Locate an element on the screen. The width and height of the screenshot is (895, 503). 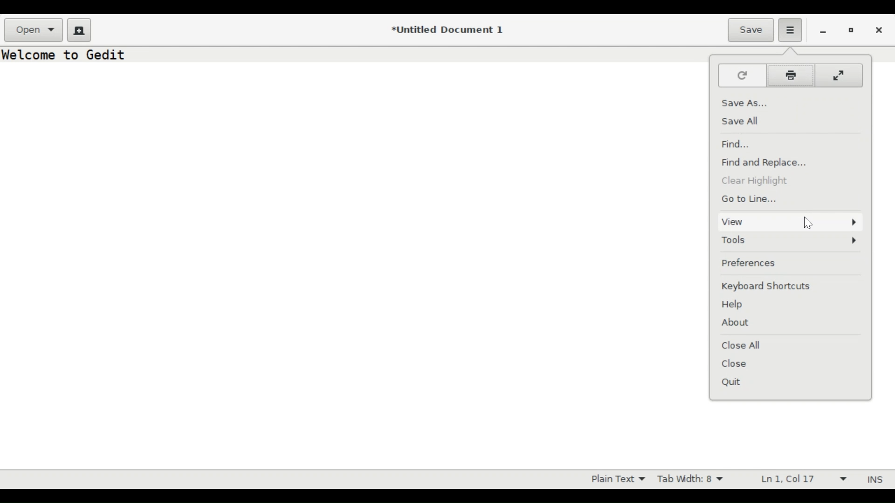
Help is located at coordinates (737, 304).